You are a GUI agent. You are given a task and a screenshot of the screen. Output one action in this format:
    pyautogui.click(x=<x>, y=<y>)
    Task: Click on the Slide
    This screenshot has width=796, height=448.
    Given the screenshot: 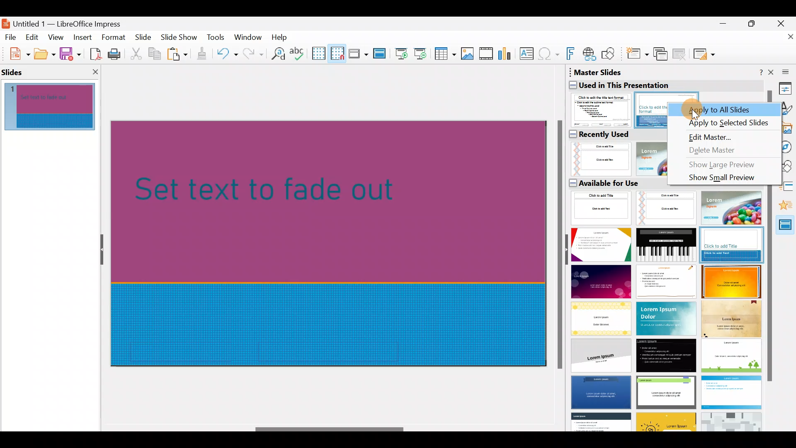 What is the action you would take?
    pyautogui.click(x=144, y=38)
    